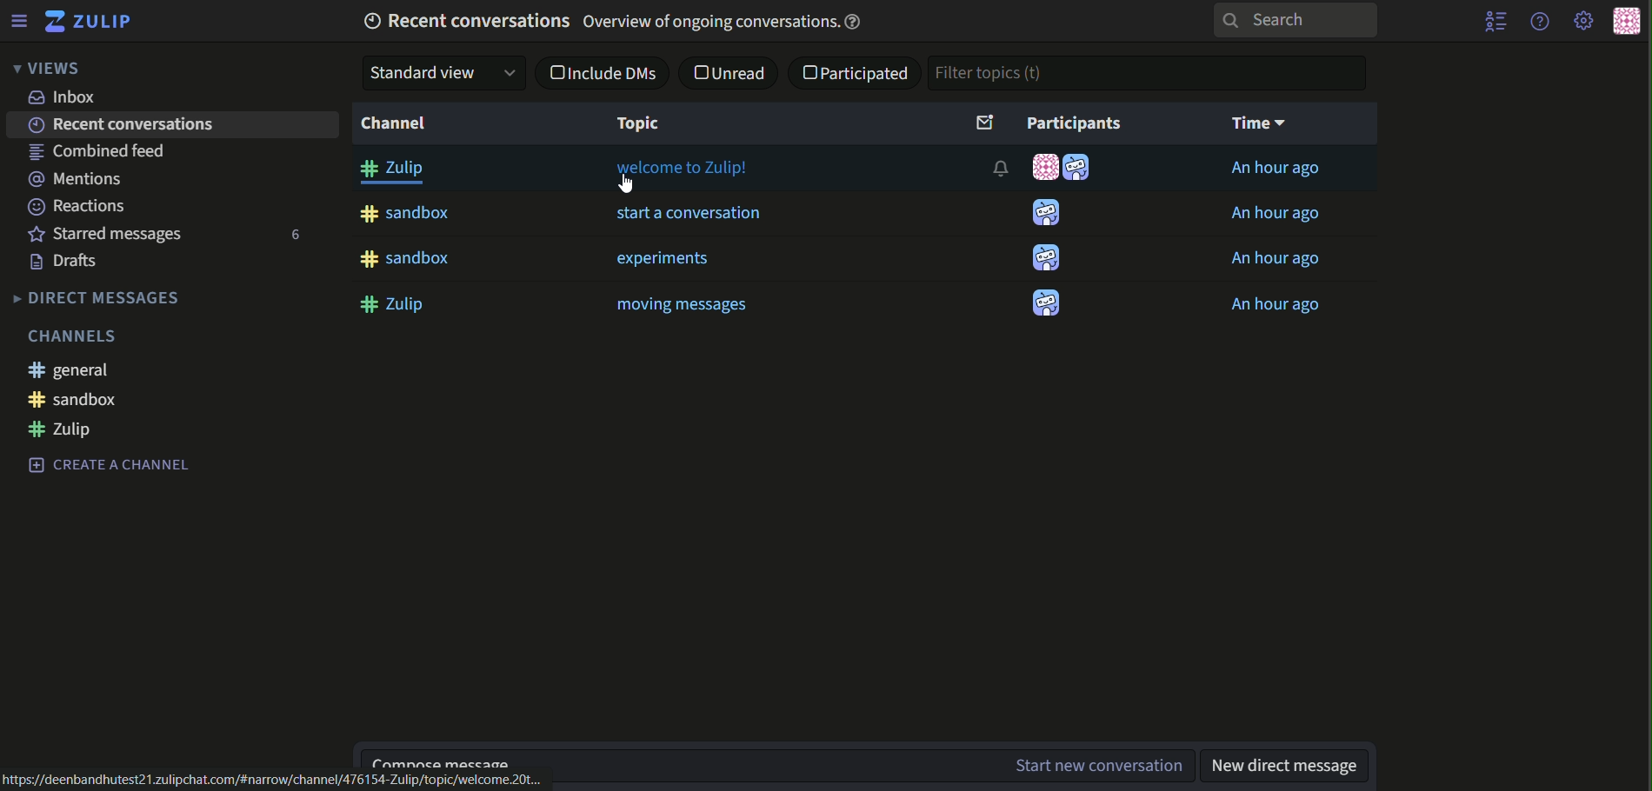 The height and width of the screenshot is (791, 1652). Describe the element at coordinates (44, 68) in the screenshot. I see `views` at that location.